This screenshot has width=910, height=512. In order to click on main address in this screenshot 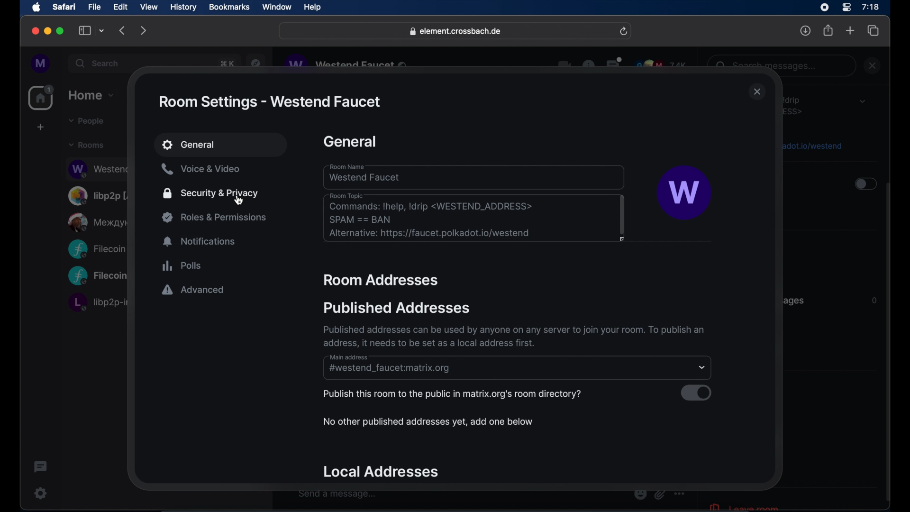, I will do `click(350, 357)`.